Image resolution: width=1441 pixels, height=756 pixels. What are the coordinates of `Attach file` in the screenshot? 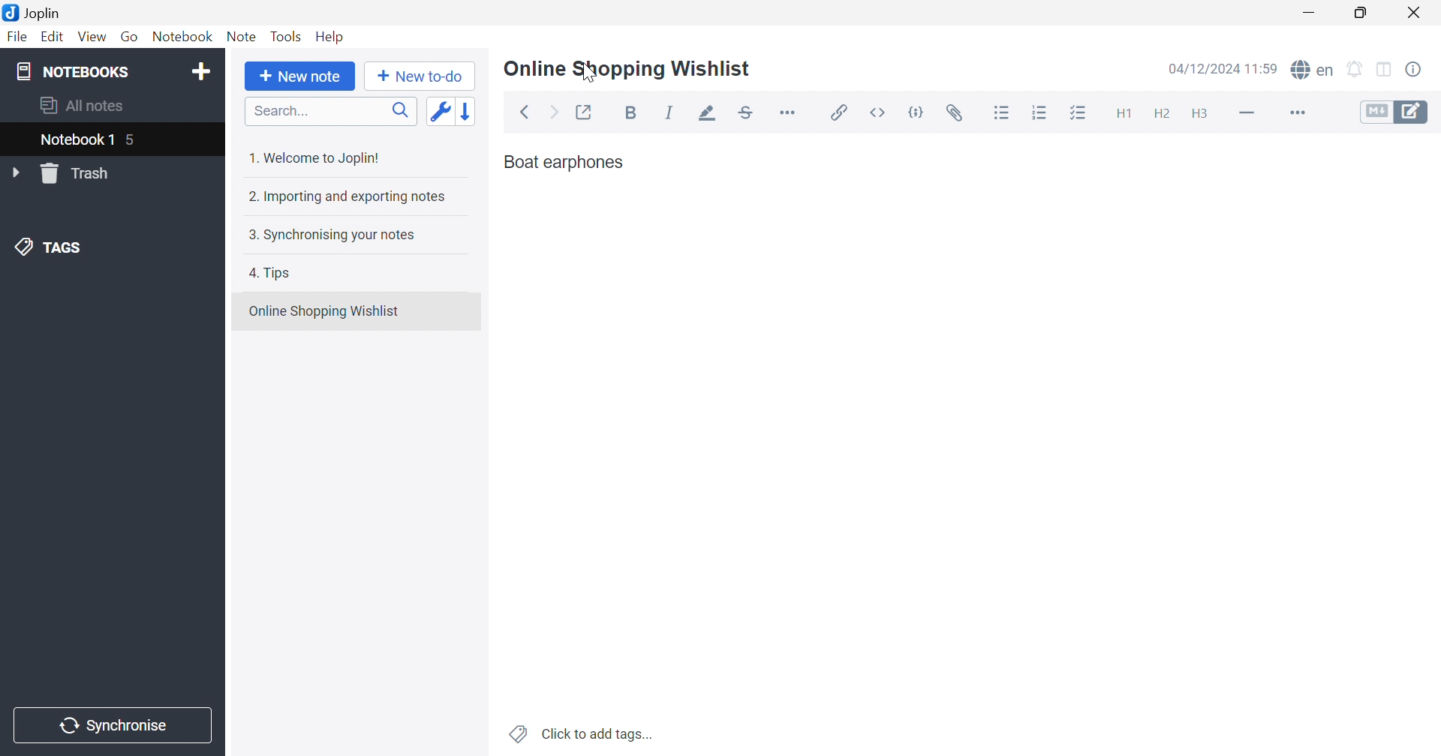 It's located at (958, 115).